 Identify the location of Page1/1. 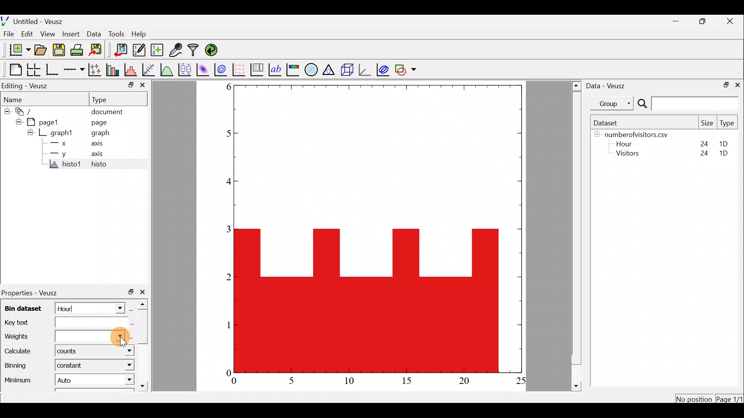
(728, 398).